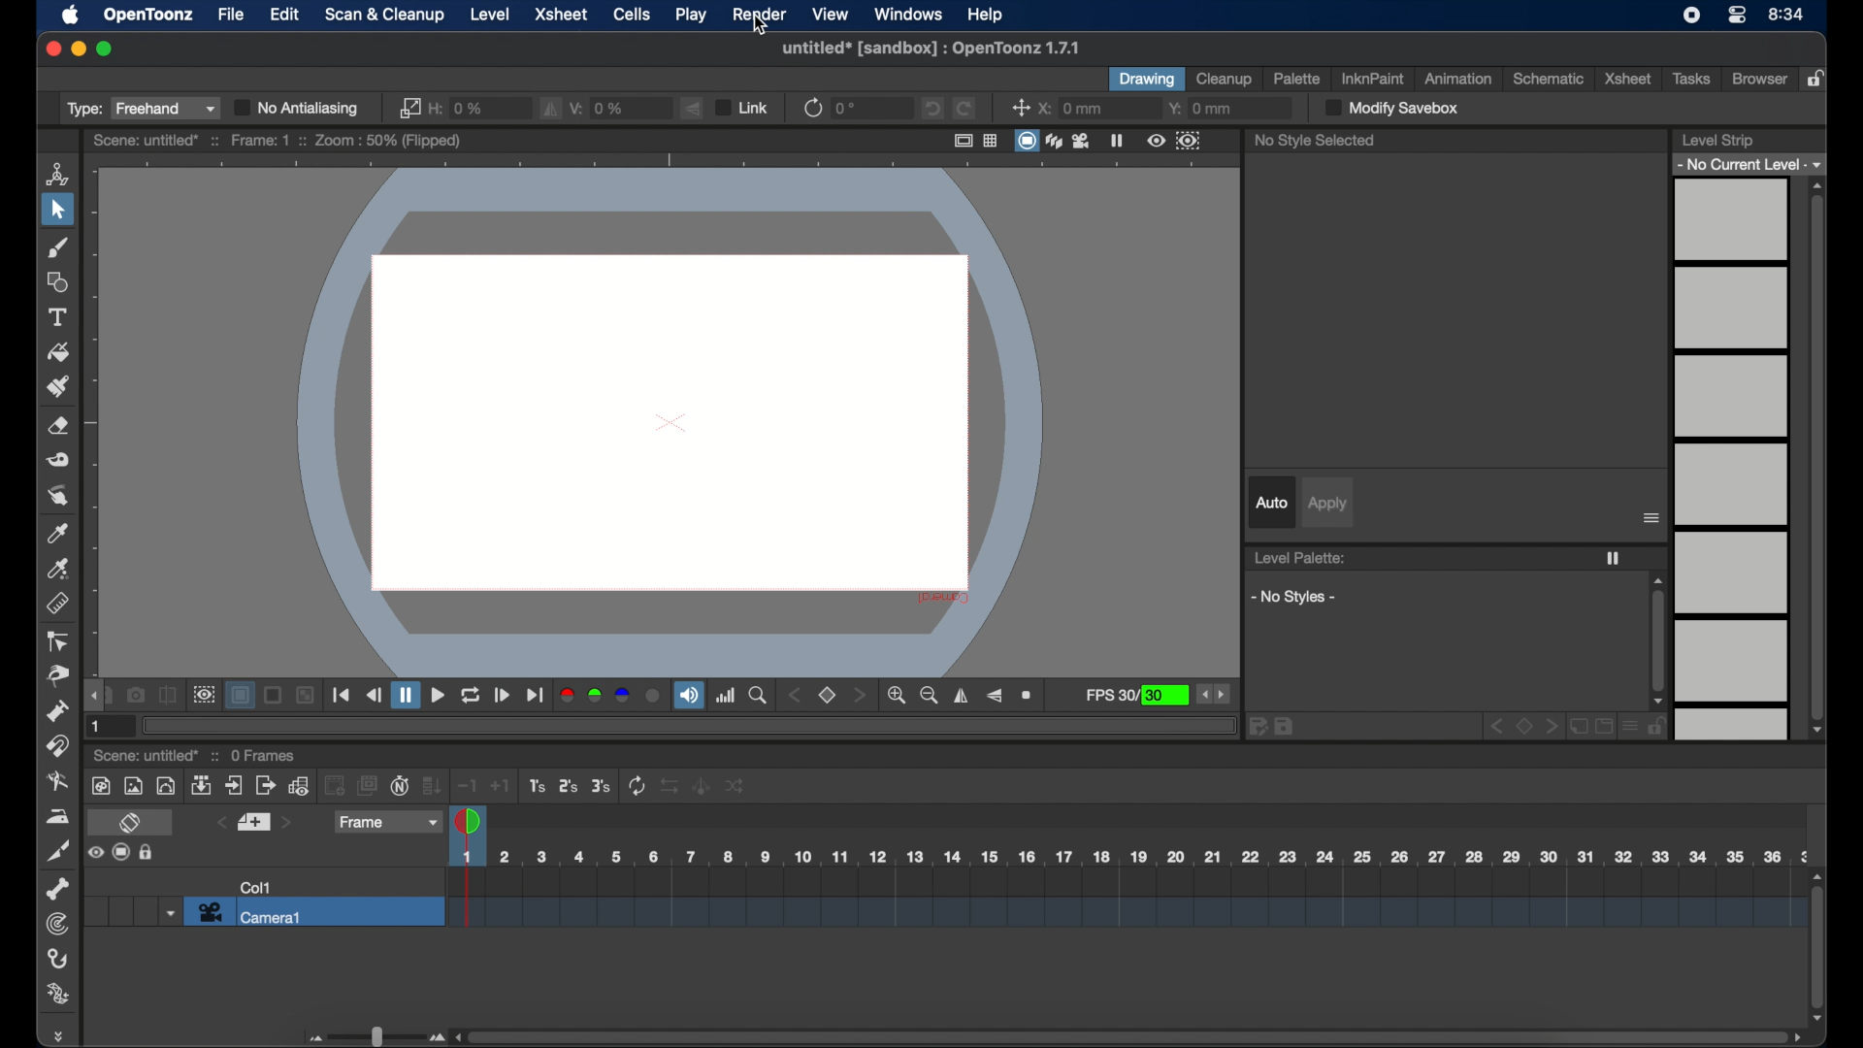 This screenshot has width=1863, height=1048. Describe the element at coordinates (57, 281) in the screenshot. I see `shape tool` at that location.